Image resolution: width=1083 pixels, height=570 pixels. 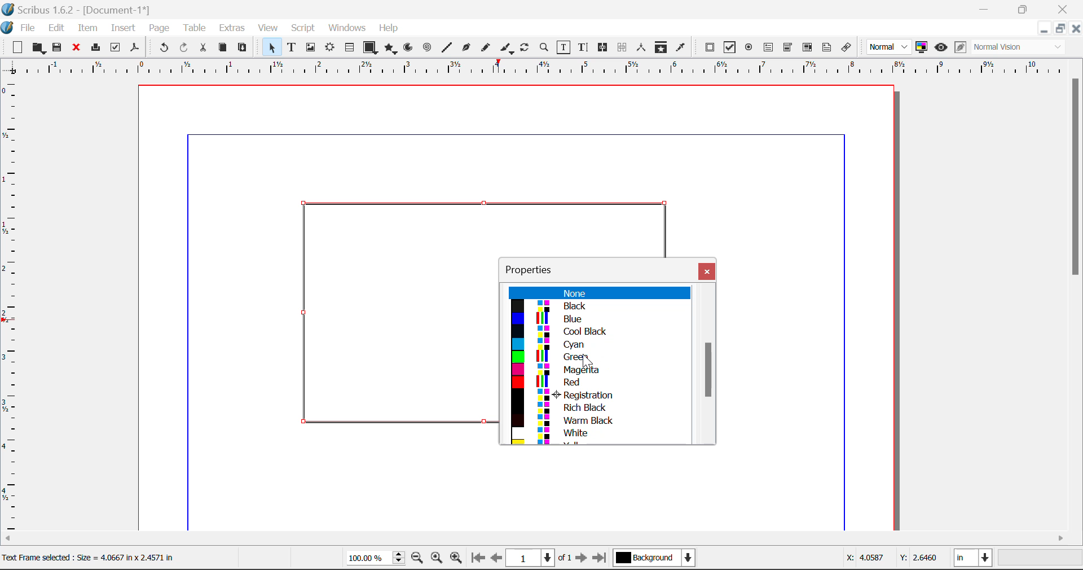 What do you see at coordinates (941, 47) in the screenshot?
I see `Preview Mode` at bounding box center [941, 47].